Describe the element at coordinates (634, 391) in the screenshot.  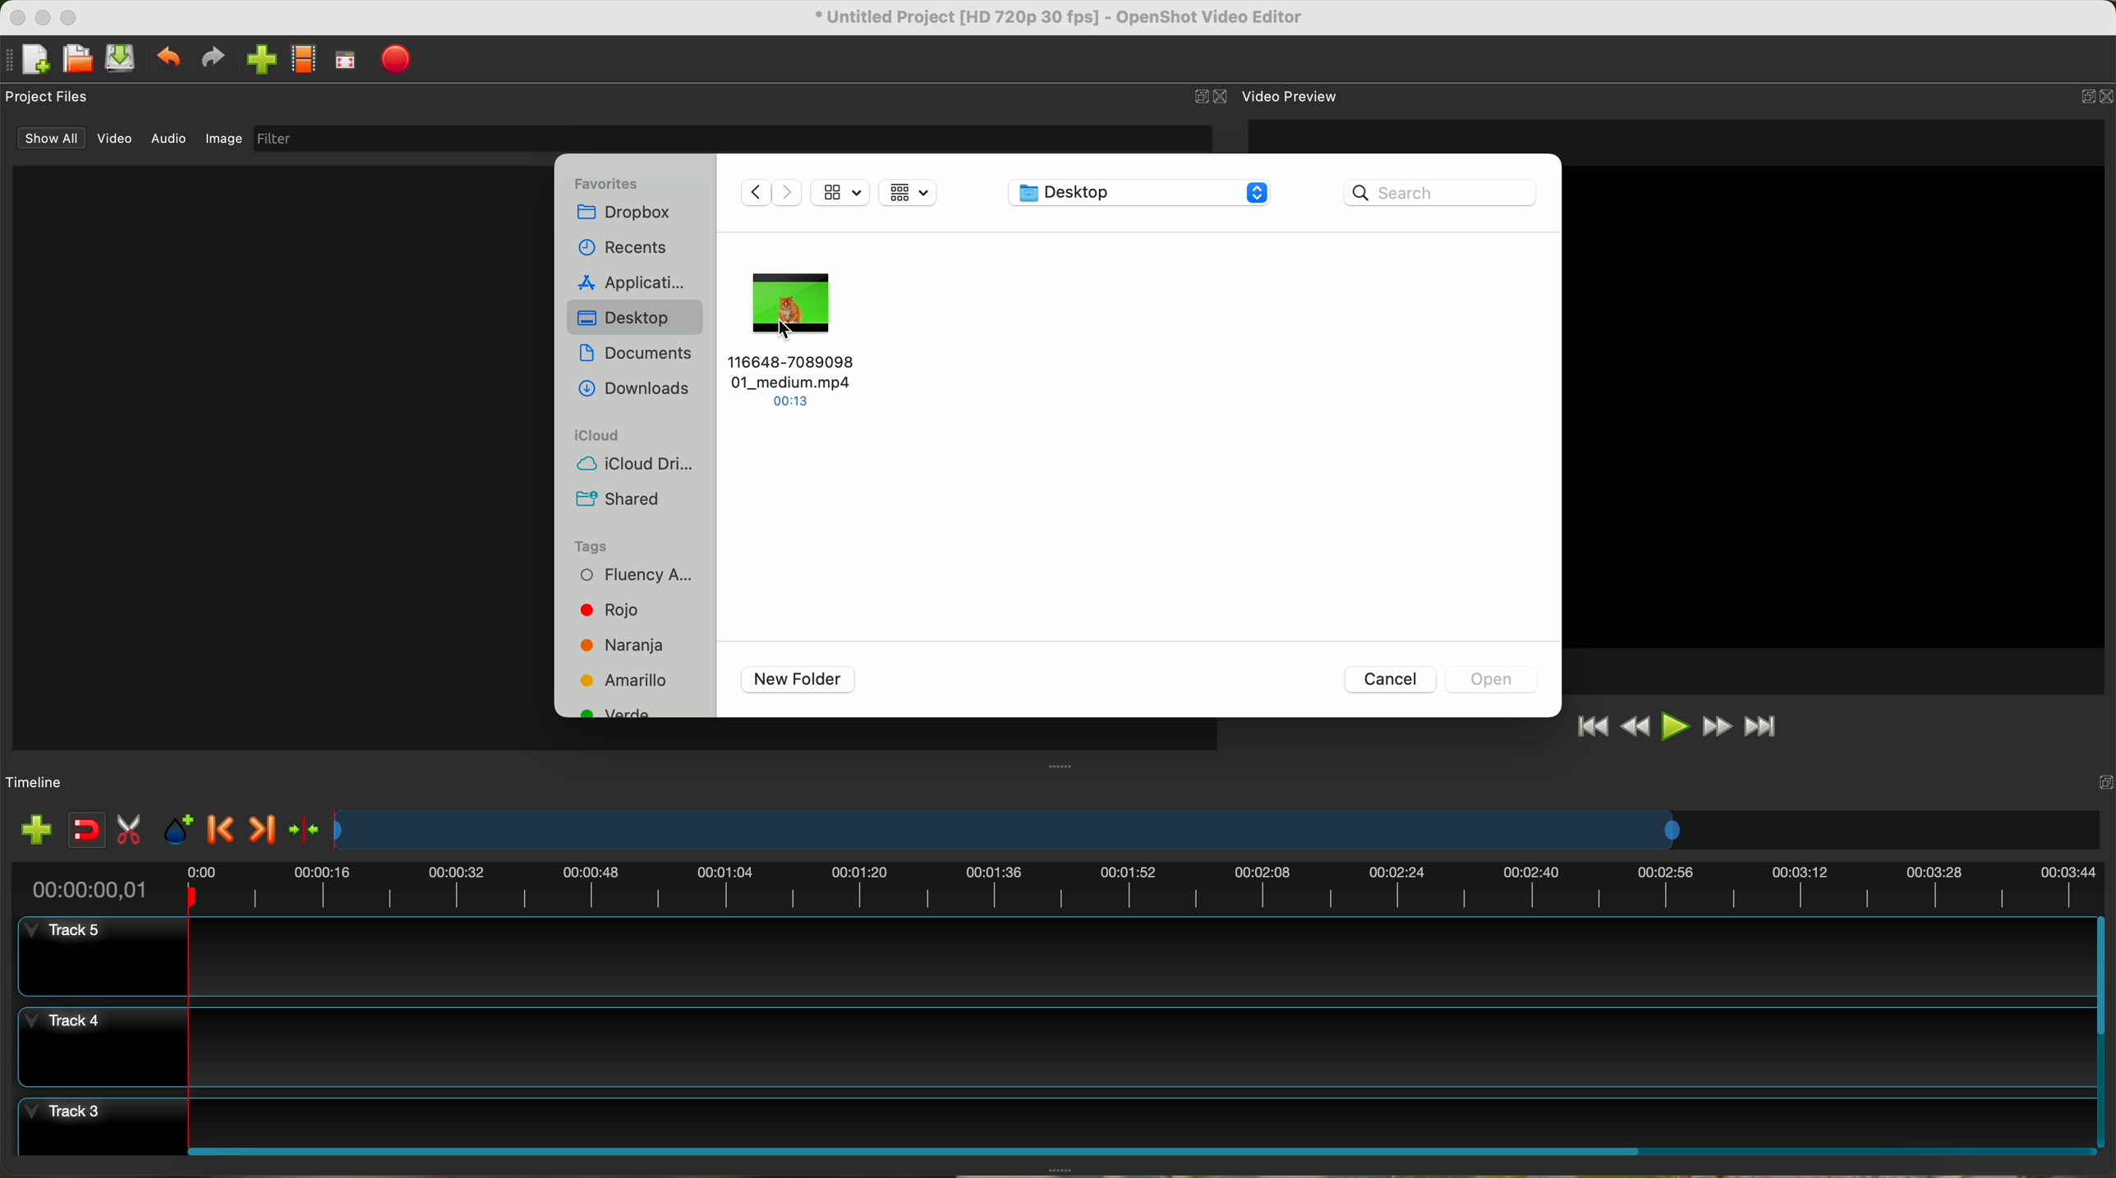
I see `downloads` at that location.